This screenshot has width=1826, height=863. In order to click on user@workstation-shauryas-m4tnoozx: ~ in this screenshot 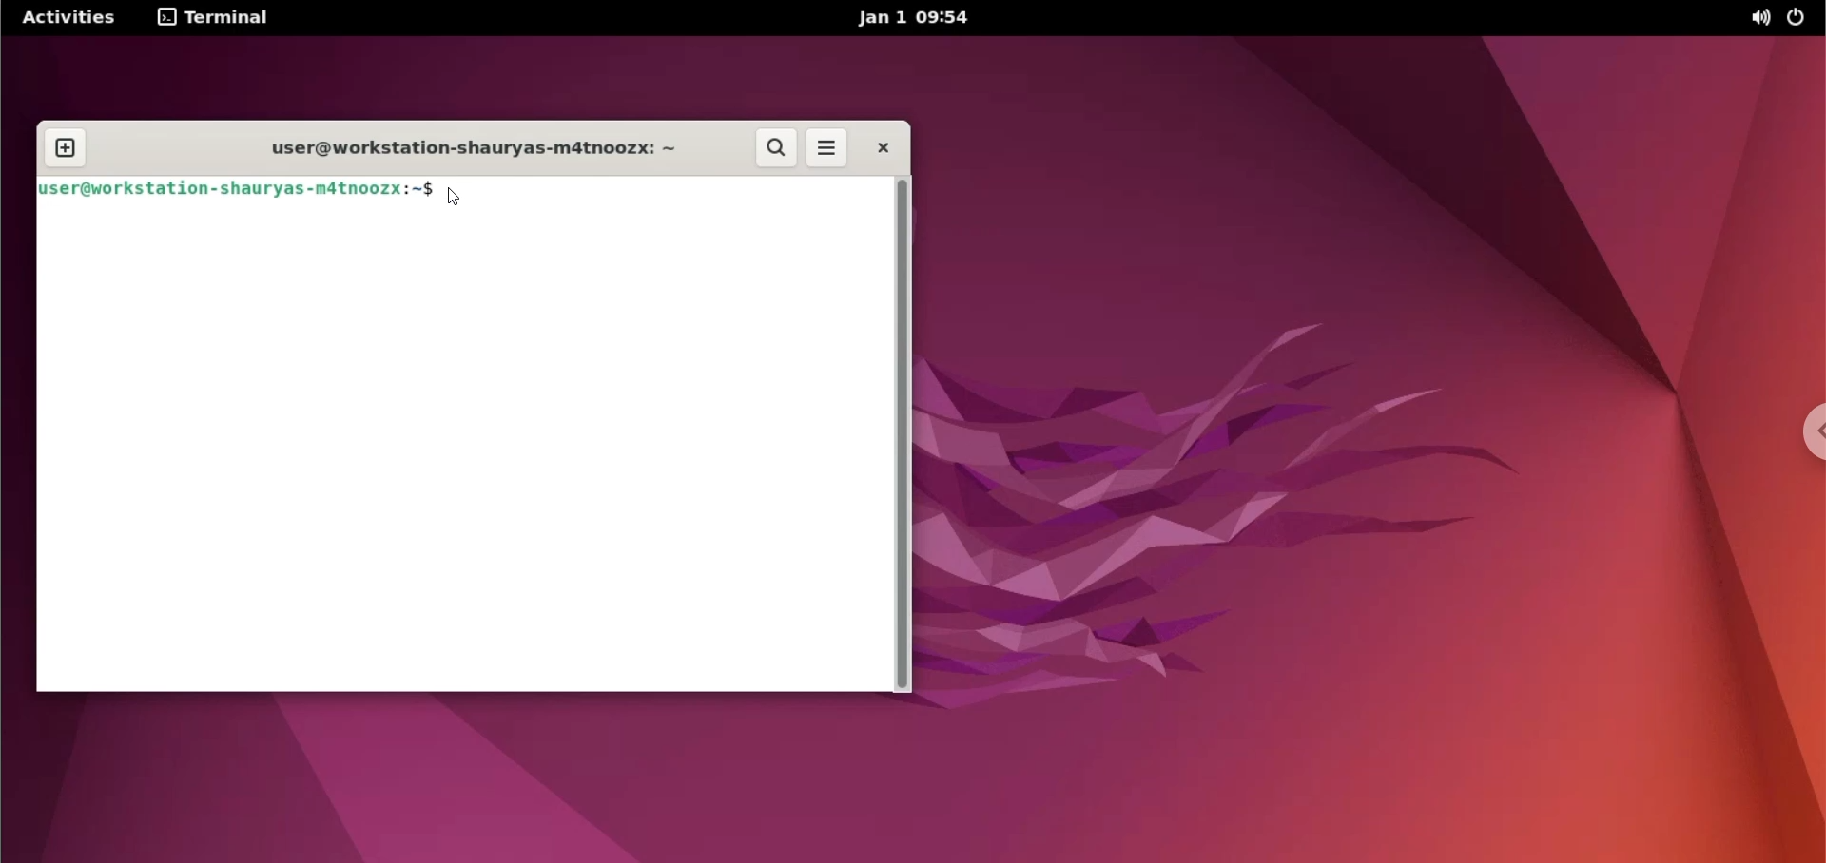, I will do `click(456, 146)`.